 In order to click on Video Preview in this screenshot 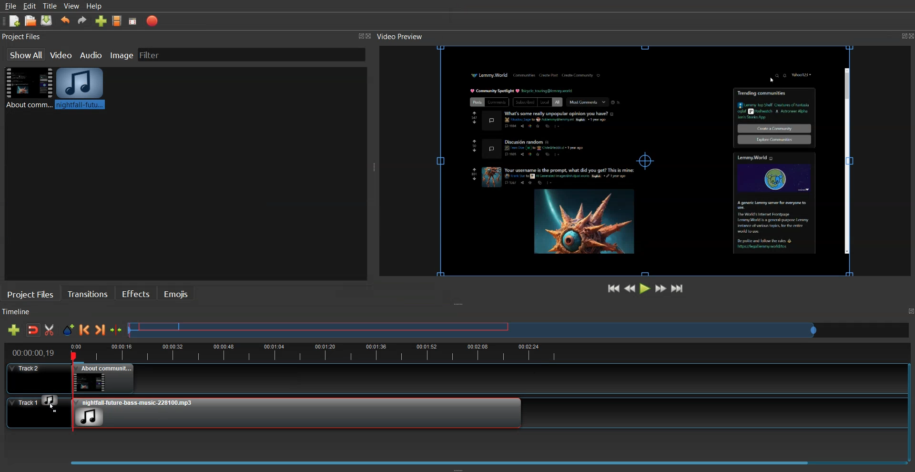, I will do `click(405, 37)`.